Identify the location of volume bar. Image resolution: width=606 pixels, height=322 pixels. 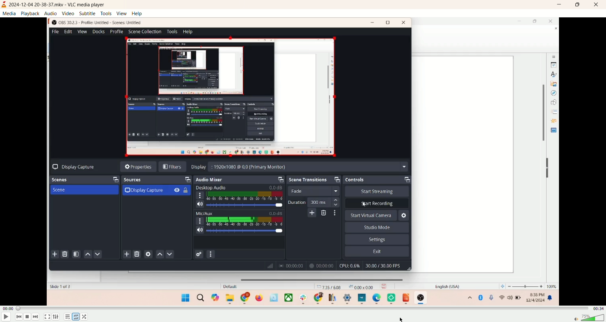
(593, 317).